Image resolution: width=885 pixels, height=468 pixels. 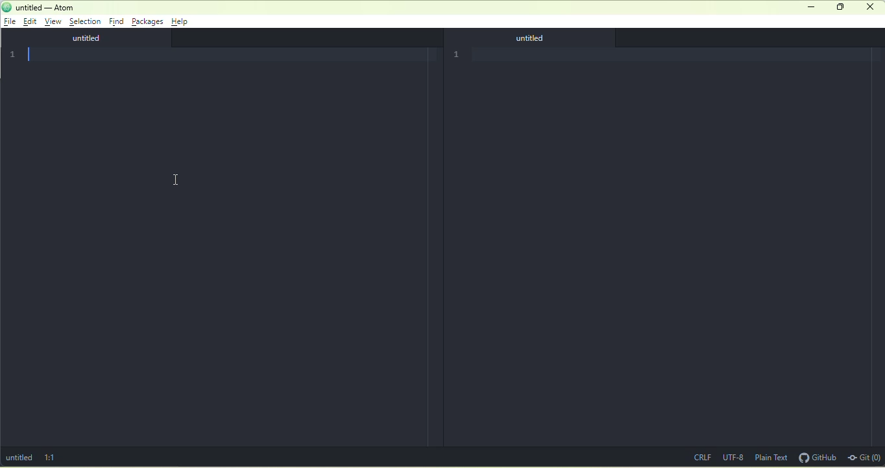 I want to click on close, so click(x=871, y=8).